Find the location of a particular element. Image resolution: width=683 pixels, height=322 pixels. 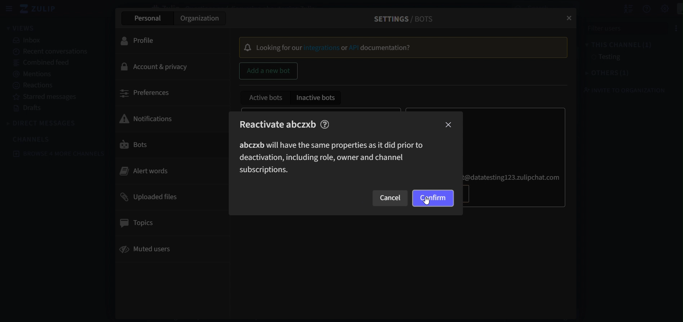

muted users is located at coordinates (146, 250).